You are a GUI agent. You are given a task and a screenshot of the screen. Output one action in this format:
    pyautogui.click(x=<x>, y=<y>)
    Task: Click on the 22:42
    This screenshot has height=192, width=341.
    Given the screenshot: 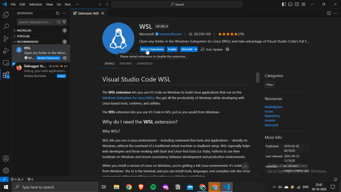 What is the action you would take?
    pyautogui.click(x=319, y=184)
    